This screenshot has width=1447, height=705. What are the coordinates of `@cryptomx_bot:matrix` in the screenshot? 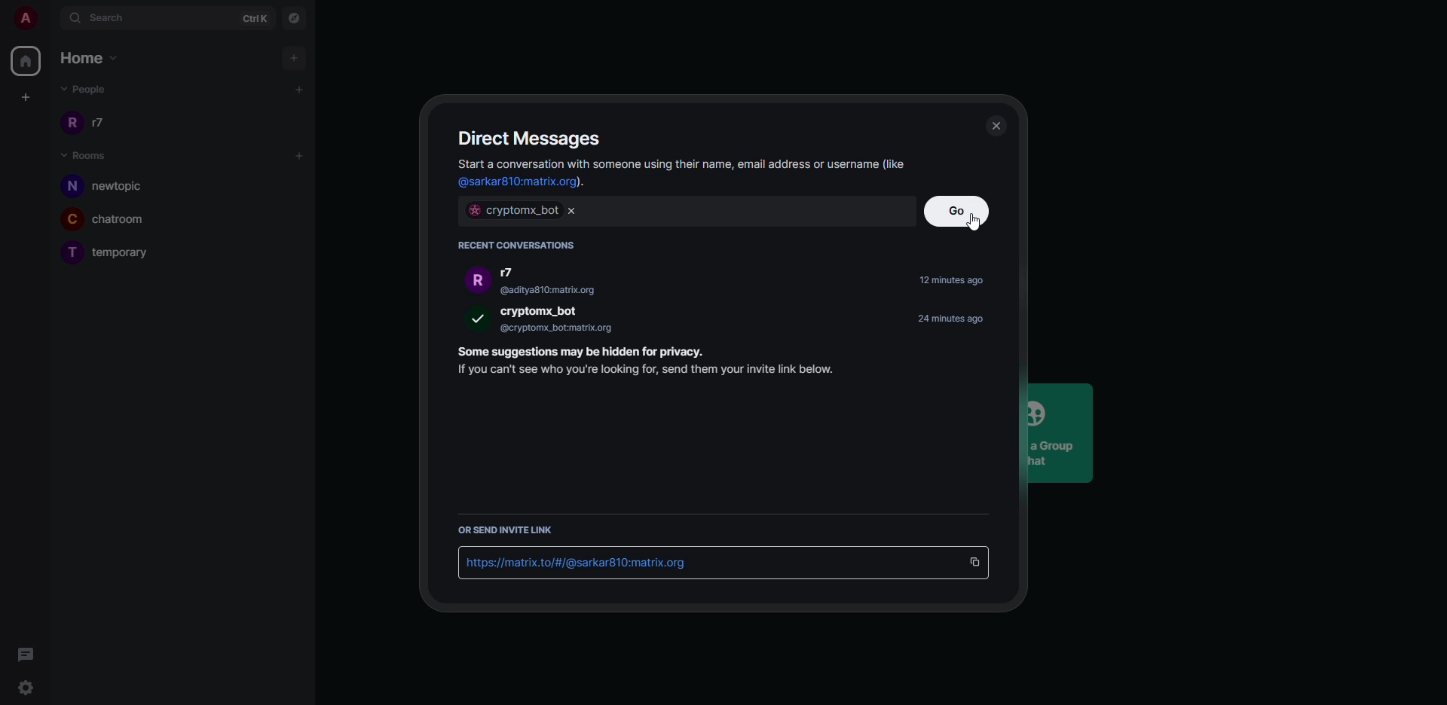 It's located at (553, 329).